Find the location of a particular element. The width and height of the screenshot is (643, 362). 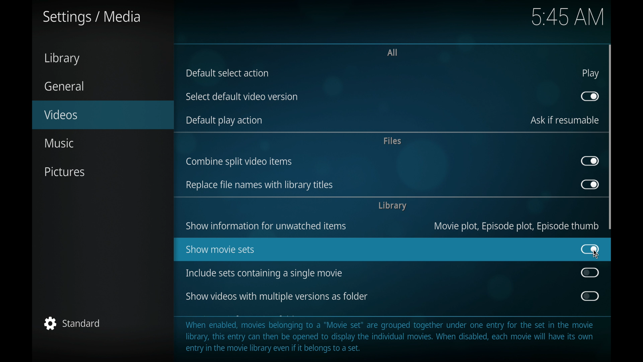

play is located at coordinates (590, 73).